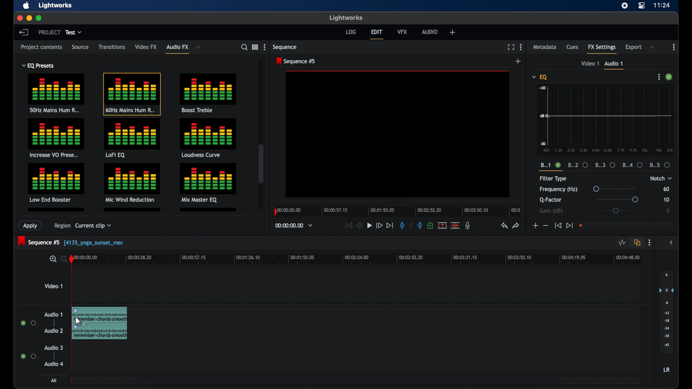 The width and height of the screenshot is (692, 389). Describe the element at coordinates (616, 211) in the screenshot. I see `slider` at that location.